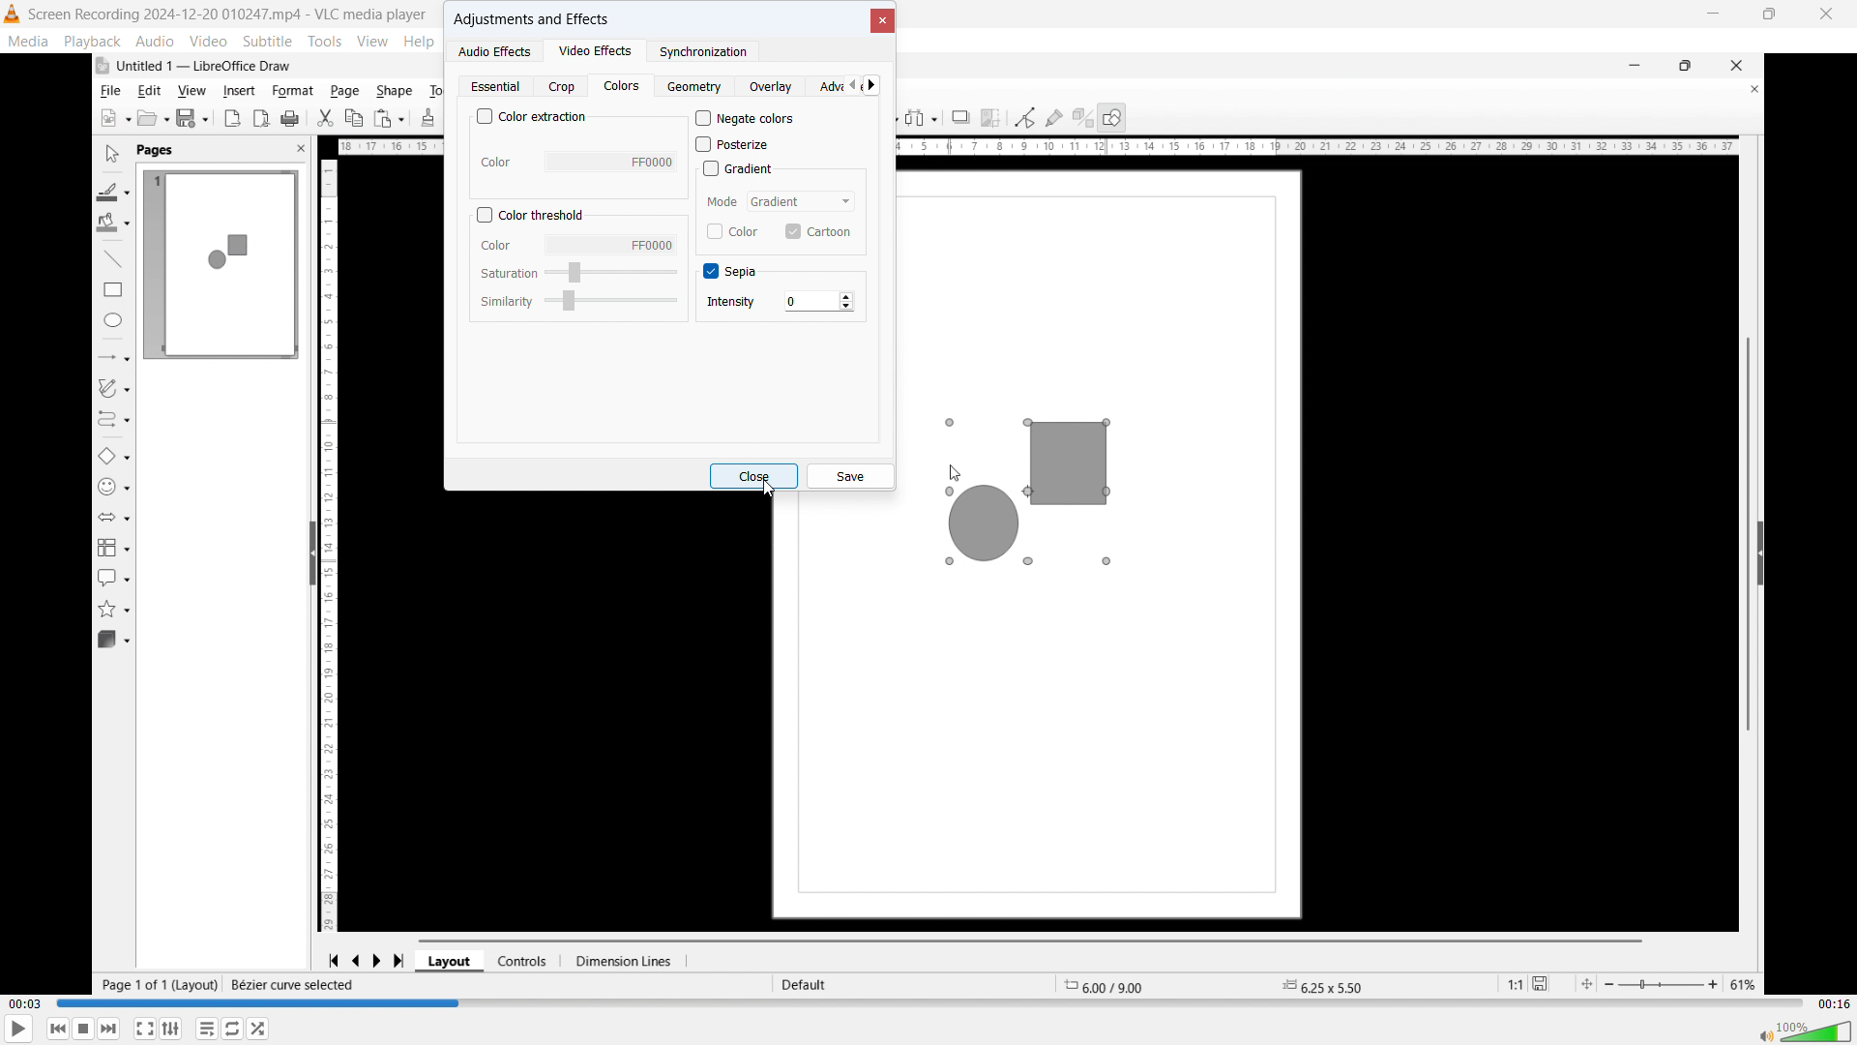 The image size is (1857, 1045). I want to click on Select colour , so click(613, 244).